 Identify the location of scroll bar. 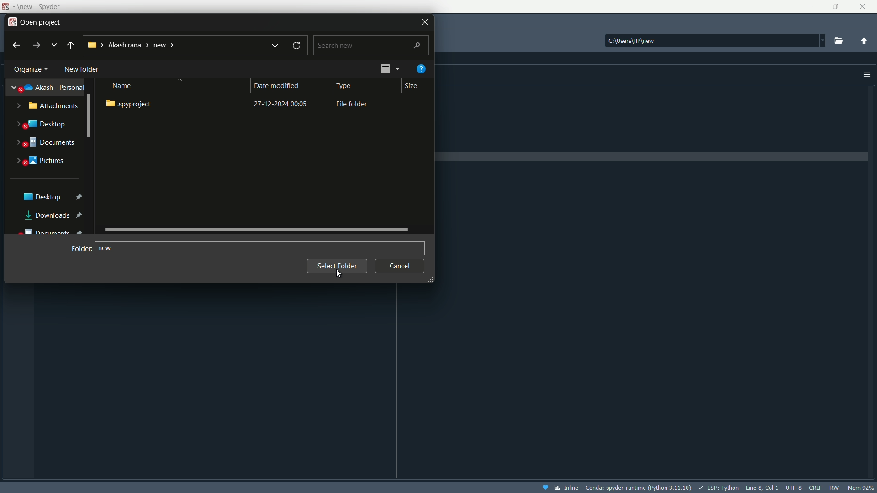
(431, 169).